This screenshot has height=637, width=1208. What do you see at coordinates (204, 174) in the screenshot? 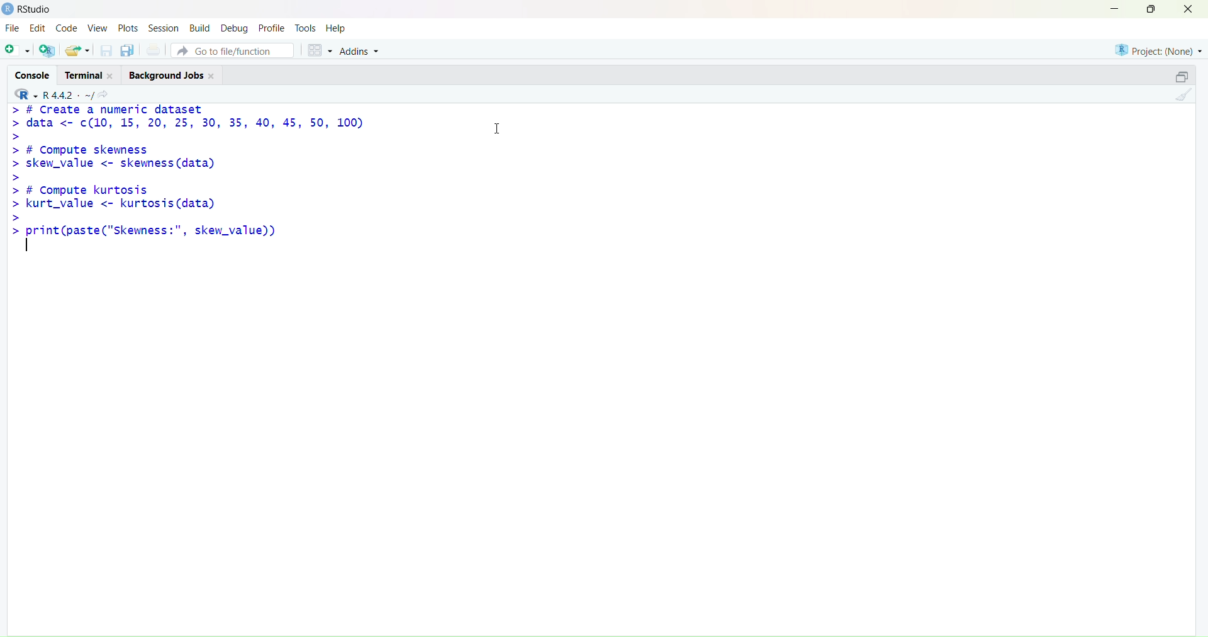
I see `2 # LIEalE a liulel ic dataset
> data <- c(10, 15, 20, 25, 30, 35, 40, 45, 50, 100)
>
> # Compute skewness
> skew_value <- skewness (data)
>
> # Compute kurtosis
> kurt_value <- kurtosis(data)
>
.` at bounding box center [204, 174].